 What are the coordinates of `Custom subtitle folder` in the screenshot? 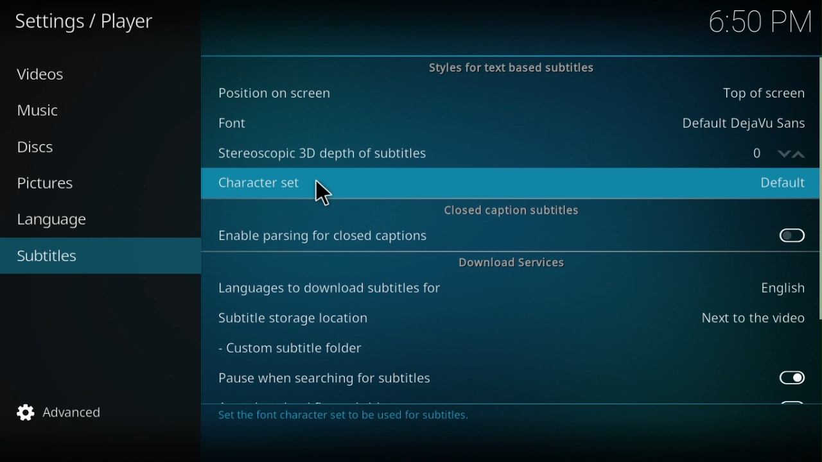 It's located at (308, 350).